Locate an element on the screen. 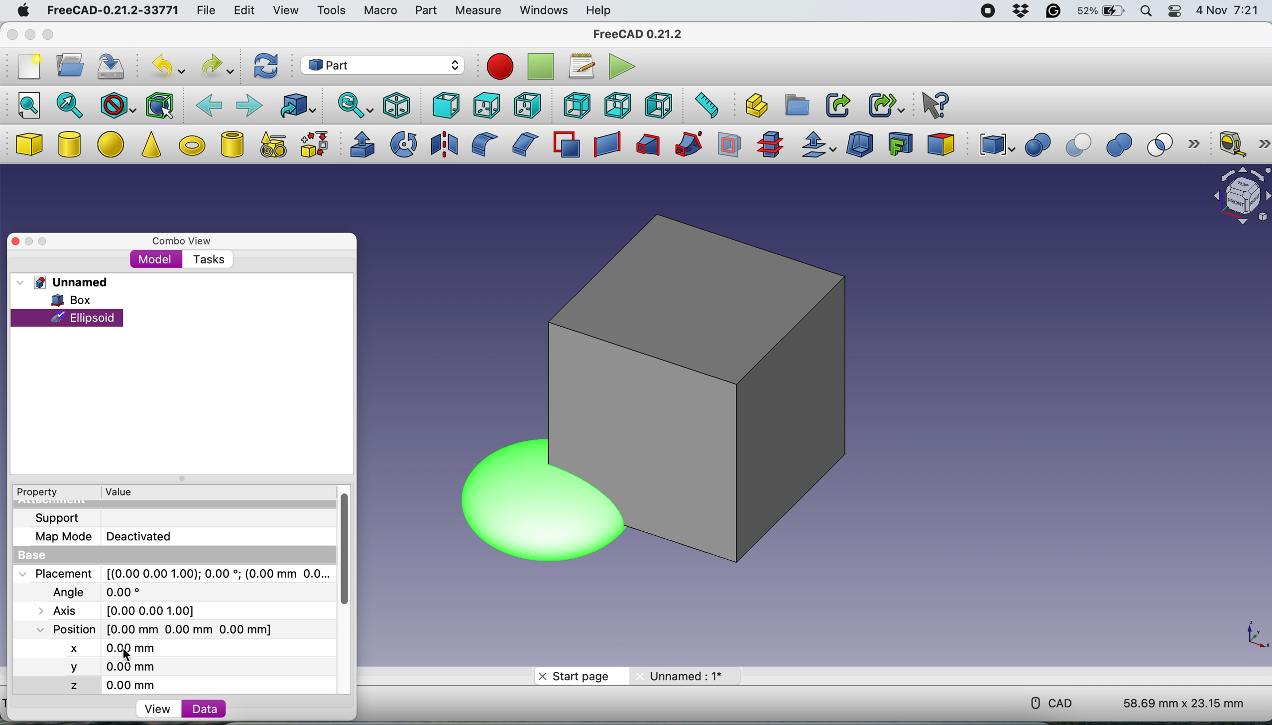  Deactivated is located at coordinates (143, 535).